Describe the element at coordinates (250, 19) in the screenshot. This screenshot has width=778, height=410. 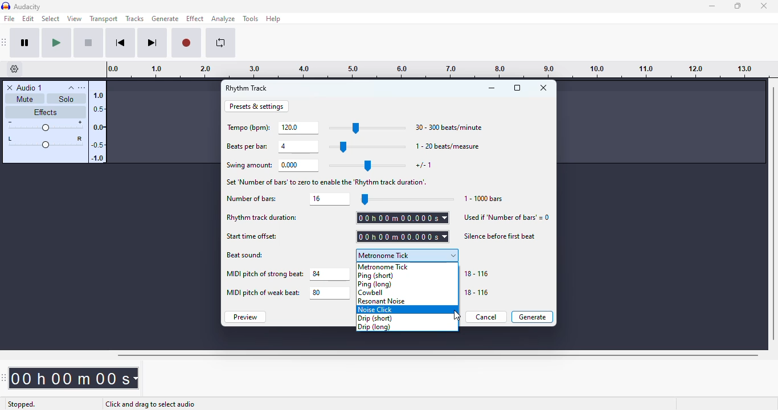
I see `tools` at that location.